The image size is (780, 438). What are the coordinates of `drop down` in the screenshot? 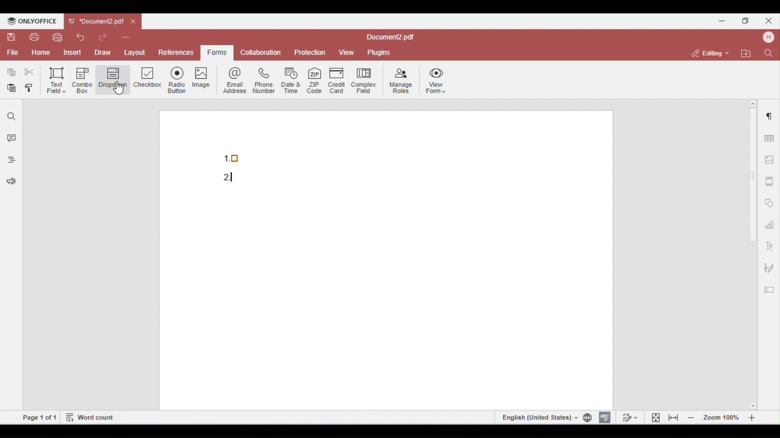 It's located at (113, 79).